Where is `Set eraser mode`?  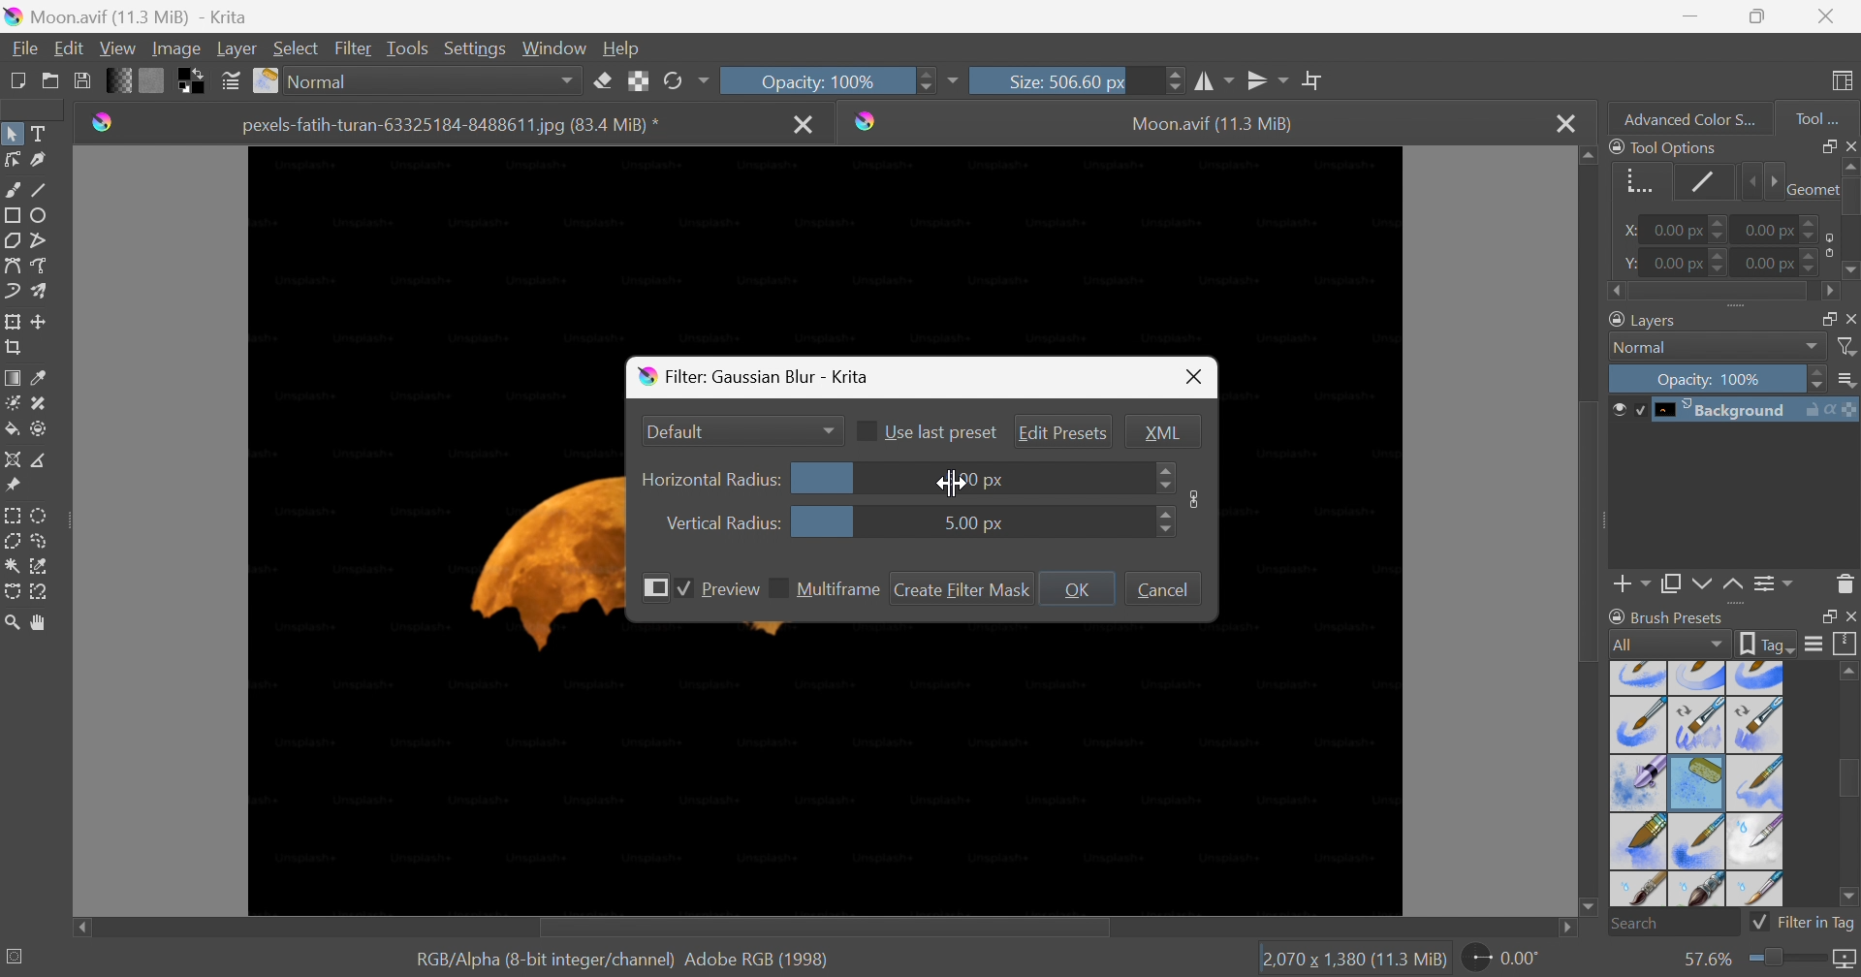
Set eraser mode is located at coordinates (605, 79).